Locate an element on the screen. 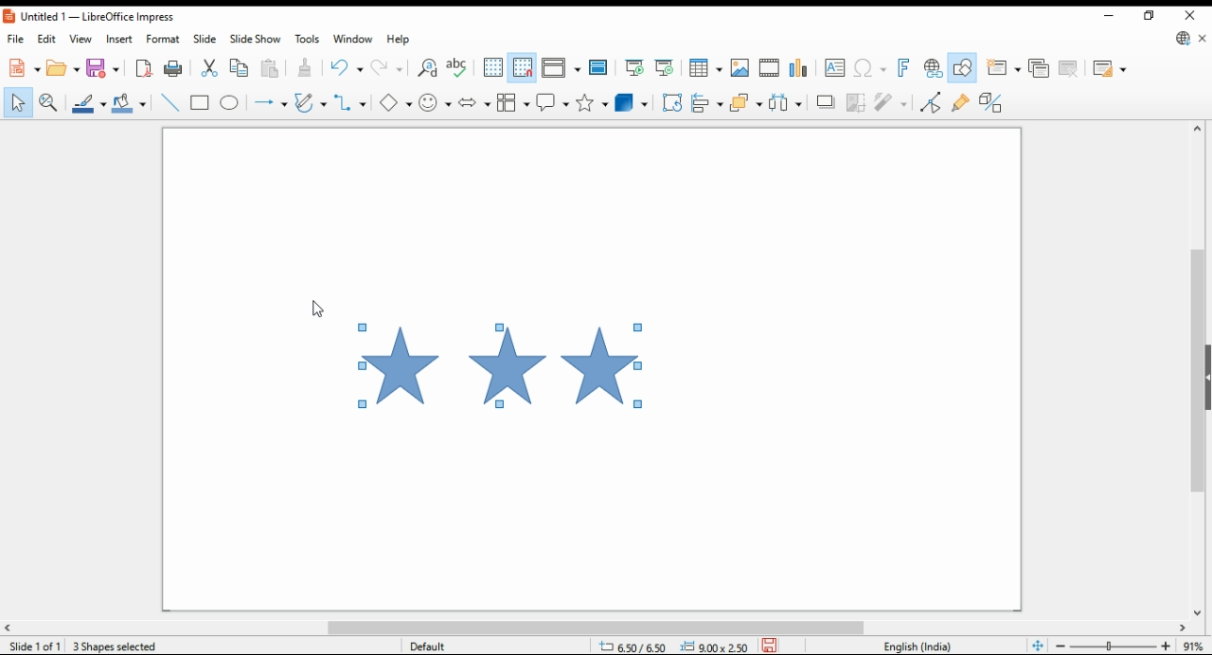 The width and height of the screenshot is (1212, 655). language is located at coordinates (922, 646).